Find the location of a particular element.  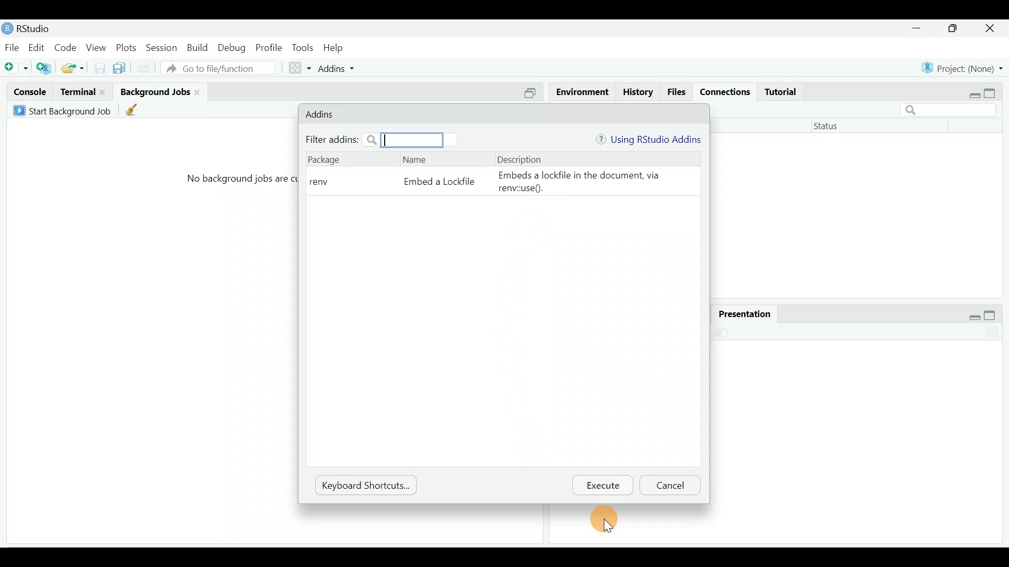

minimize is located at coordinates (922, 29).